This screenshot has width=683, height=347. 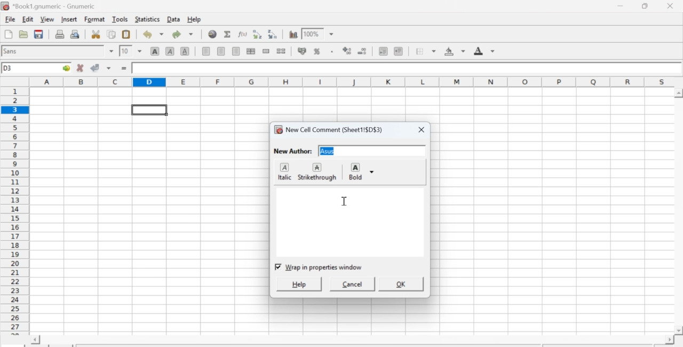 What do you see at coordinates (383, 51) in the screenshot?
I see `Decrease indent` at bounding box center [383, 51].